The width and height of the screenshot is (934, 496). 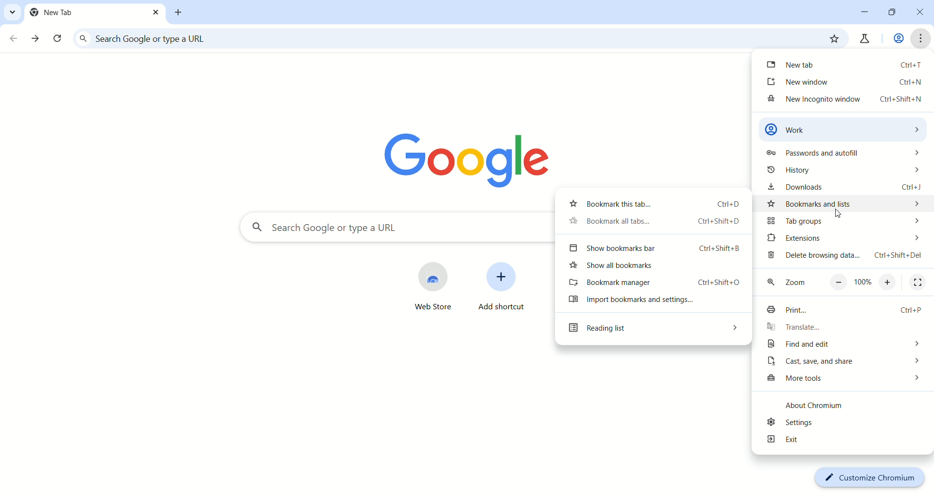 I want to click on work, so click(x=897, y=39).